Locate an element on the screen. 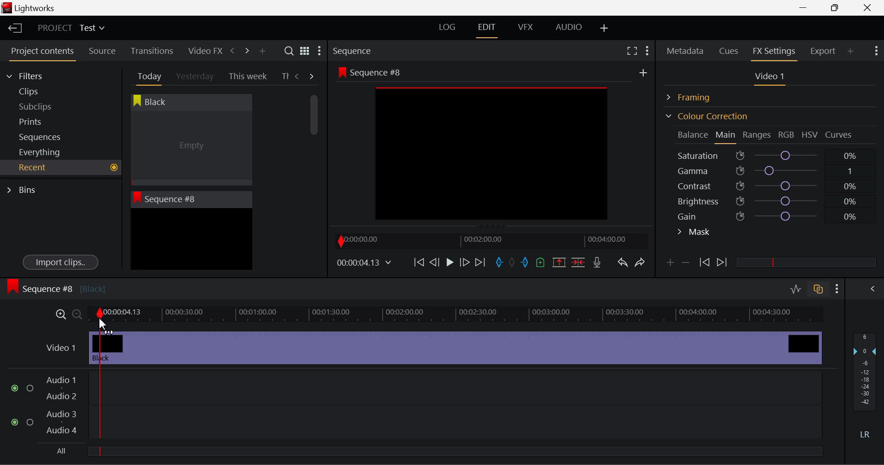  Add keyframe is located at coordinates (669, 264).